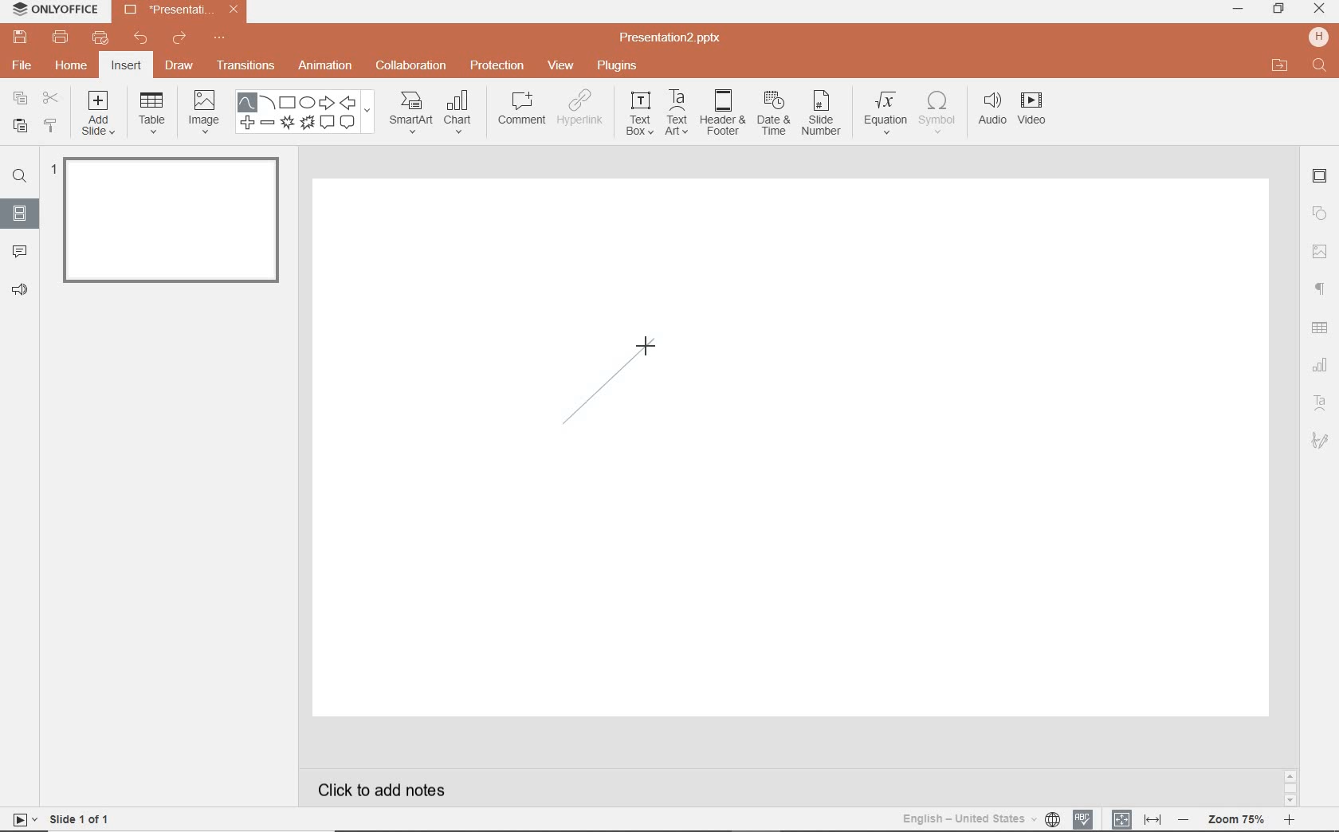 The height and width of the screenshot is (832, 1339). What do you see at coordinates (411, 65) in the screenshot?
I see `COLLABORATION` at bounding box center [411, 65].